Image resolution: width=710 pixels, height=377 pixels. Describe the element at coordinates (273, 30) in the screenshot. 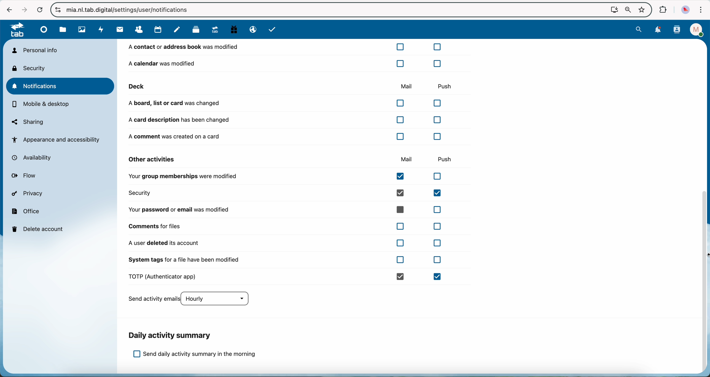

I see `task` at that location.